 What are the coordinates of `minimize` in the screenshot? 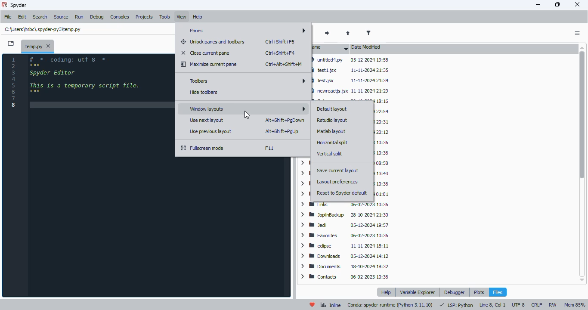 It's located at (538, 5).